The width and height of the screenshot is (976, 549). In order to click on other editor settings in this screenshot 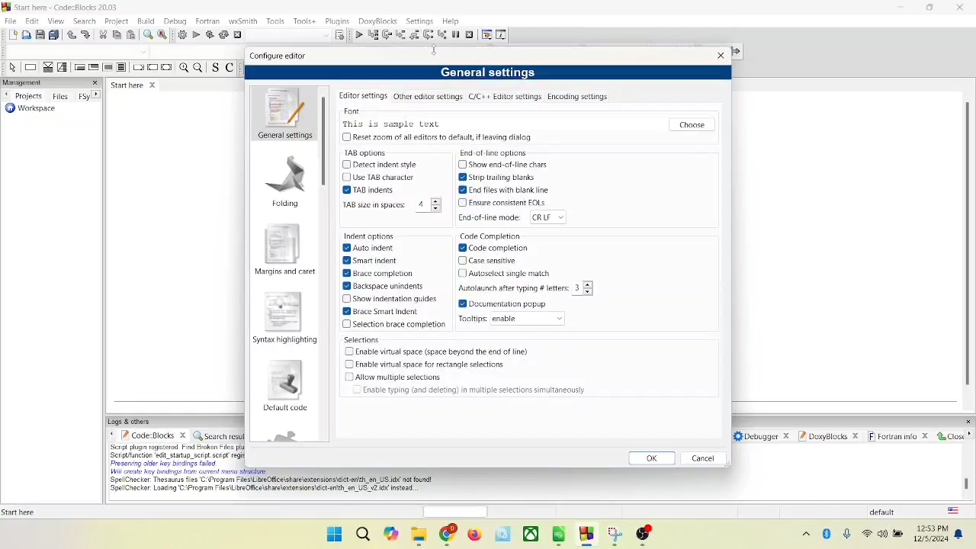, I will do `click(429, 96)`.